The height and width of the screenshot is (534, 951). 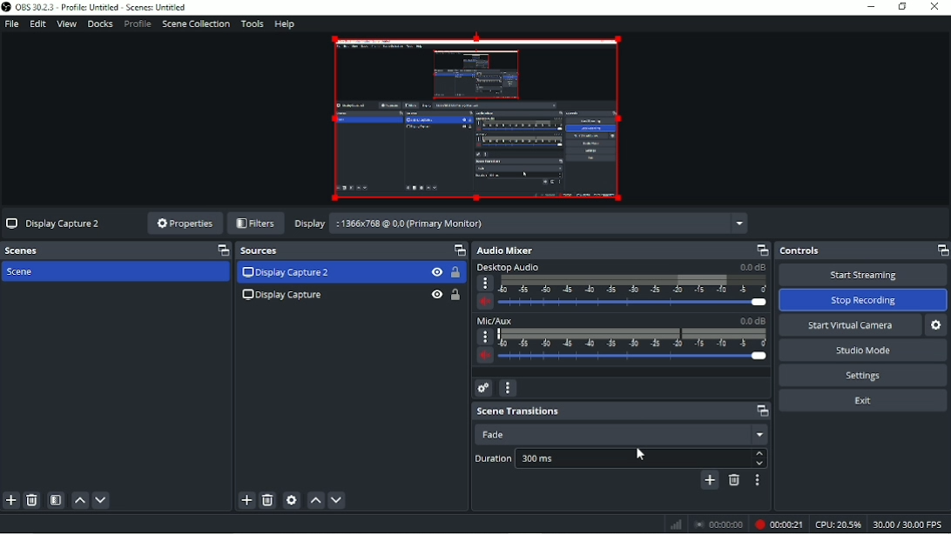 What do you see at coordinates (862, 250) in the screenshot?
I see `Controls` at bounding box center [862, 250].